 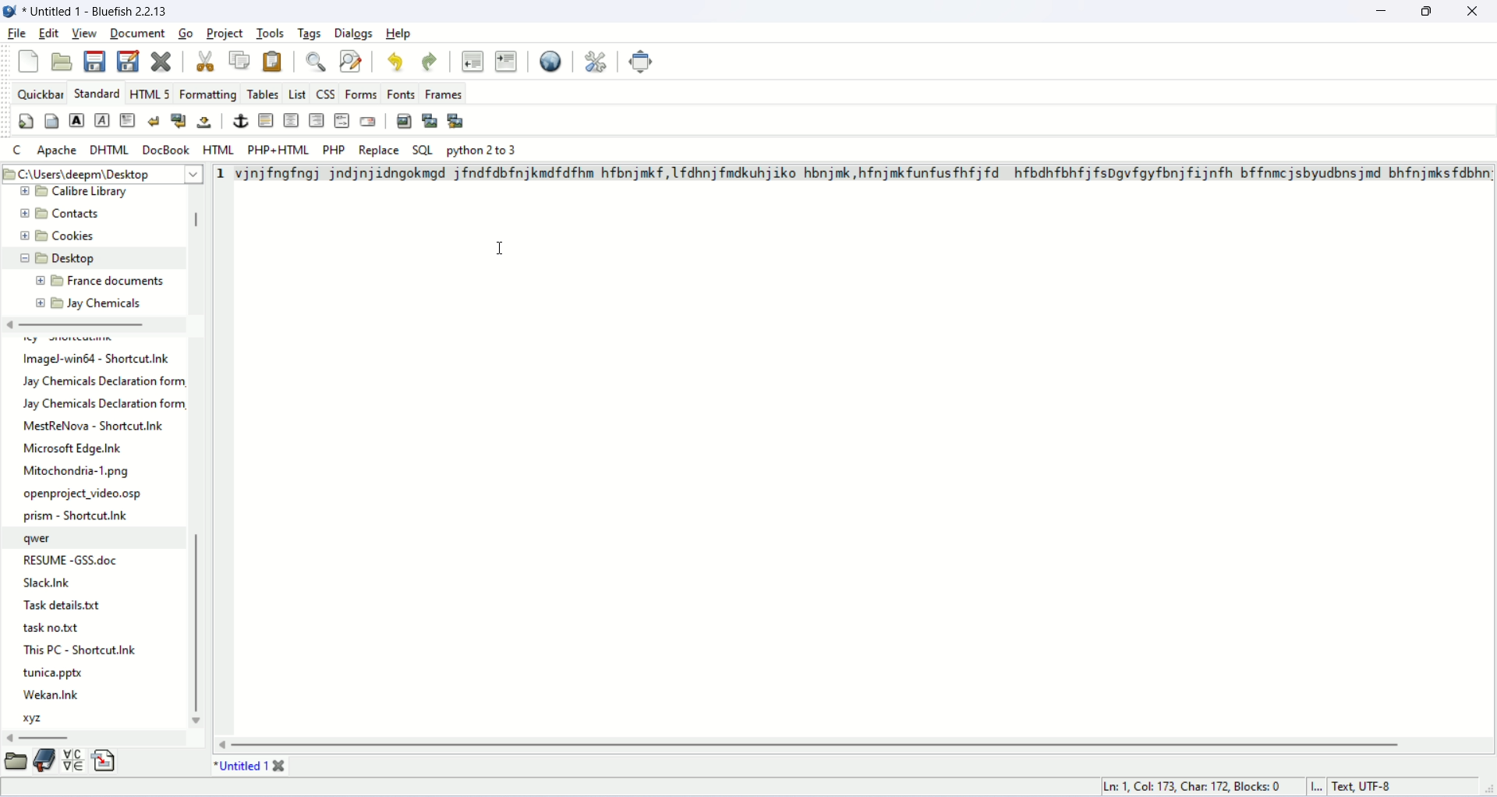 What do you see at coordinates (110, 150) in the screenshot?
I see `DHTML` at bounding box center [110, 150].